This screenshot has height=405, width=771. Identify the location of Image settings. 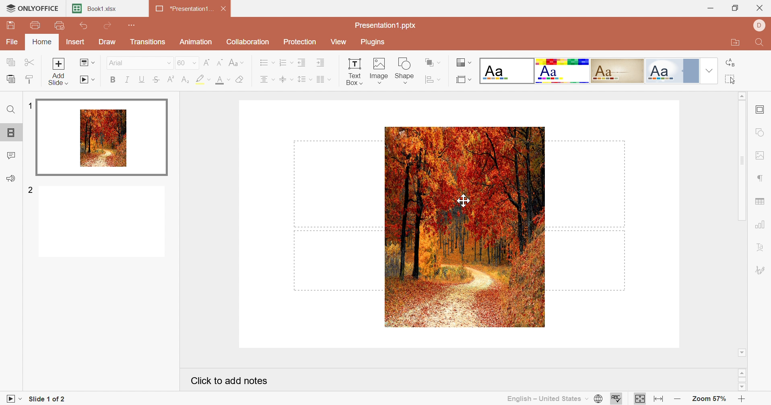
(759, 156).